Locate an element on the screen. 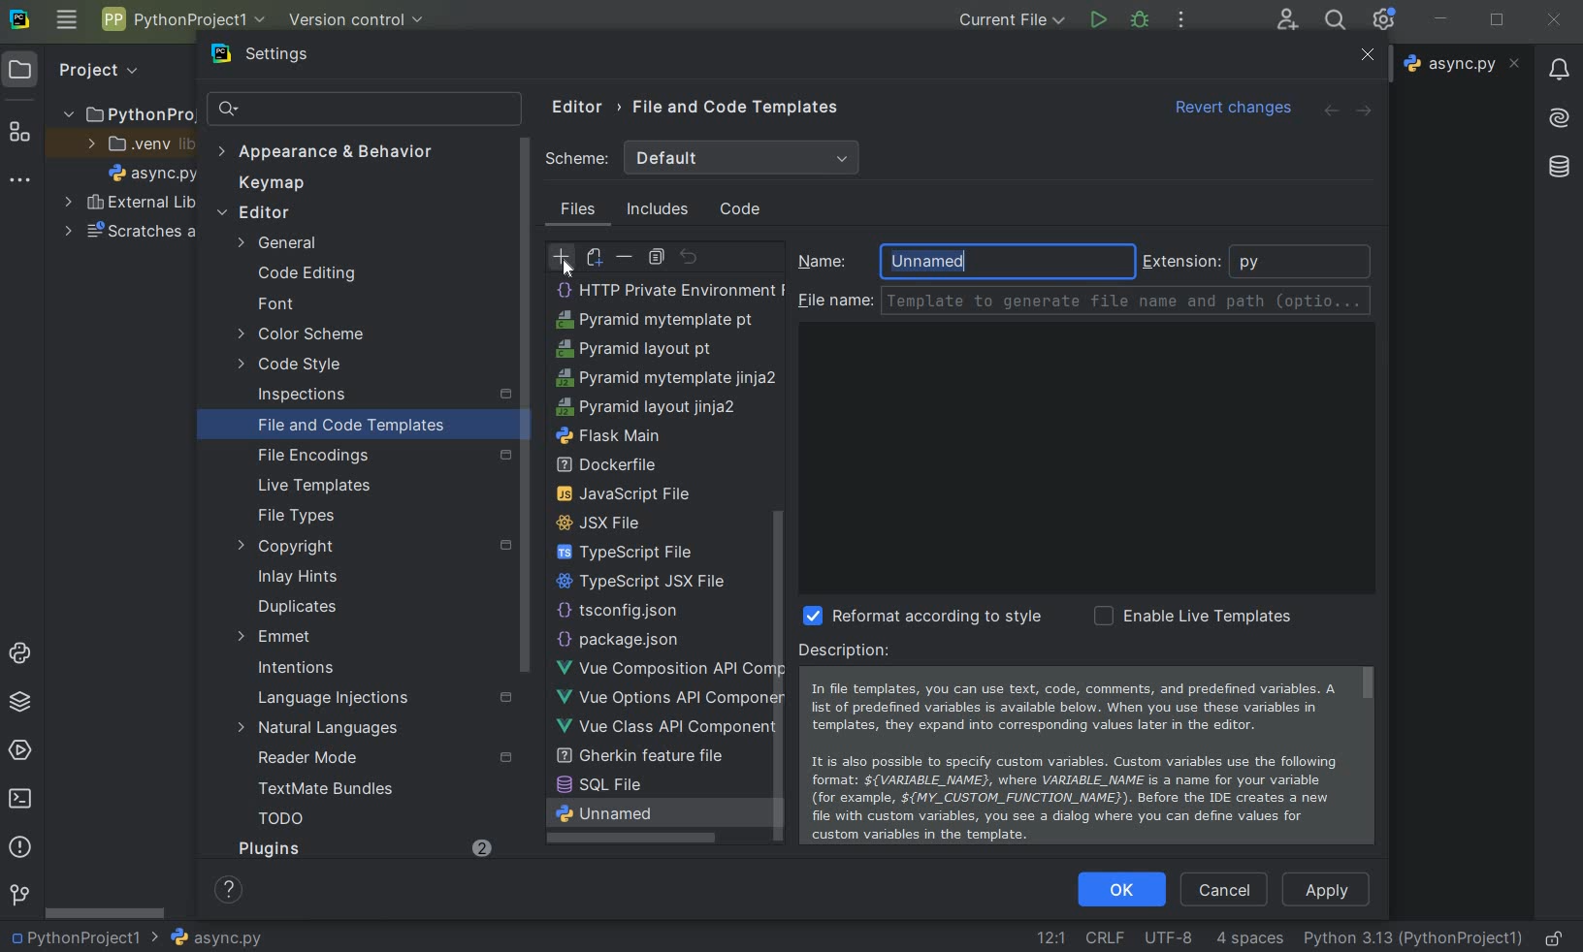 Image resolution: width=1583 pixels, height=952 pixels. file name is located at coordinates (151, 170).